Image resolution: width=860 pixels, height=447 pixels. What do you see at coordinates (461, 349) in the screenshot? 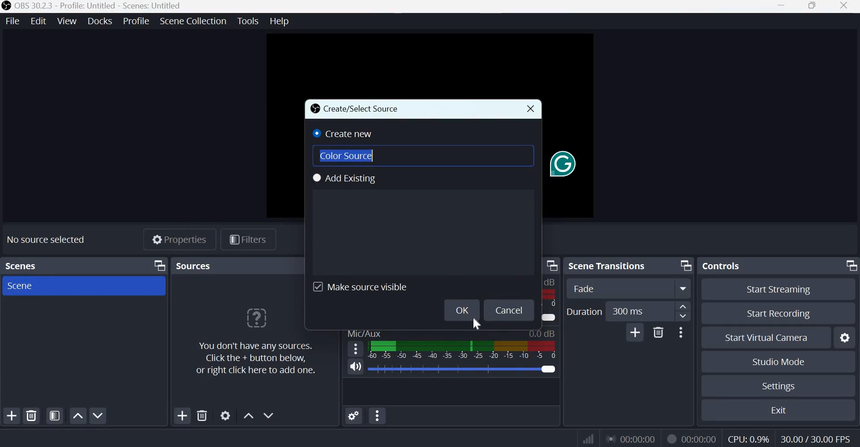
I see `Volume Meter` at bounding box center [461, 349].